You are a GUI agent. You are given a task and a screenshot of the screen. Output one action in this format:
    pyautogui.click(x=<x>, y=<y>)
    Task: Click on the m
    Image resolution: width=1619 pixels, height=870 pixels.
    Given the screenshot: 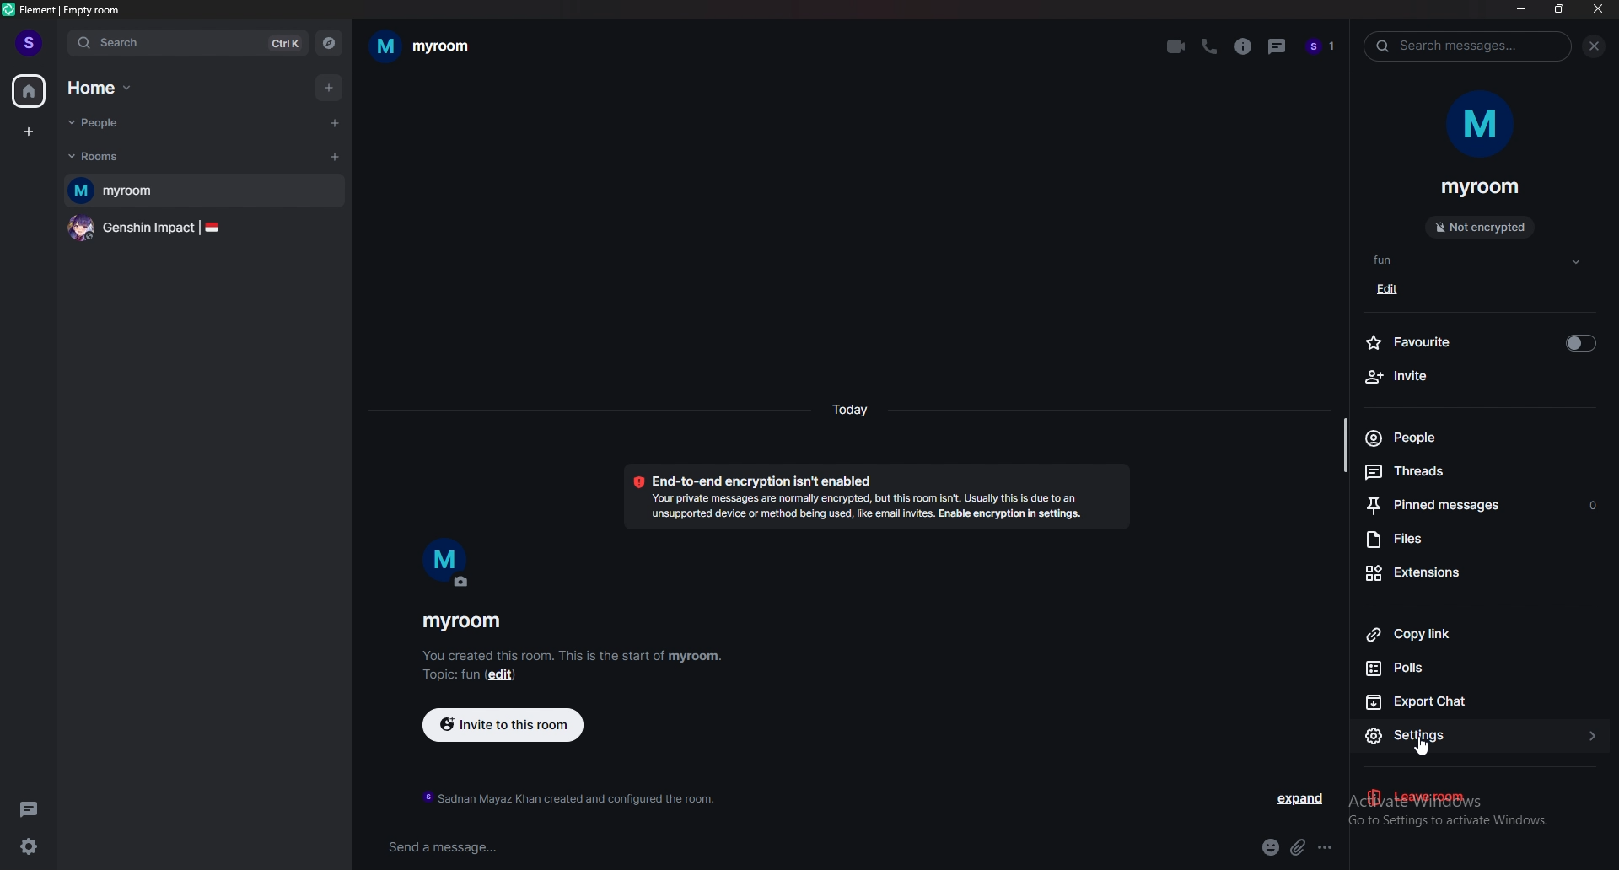 What is the action you would take?
    pyautogui.click(x=446, y=565)
    